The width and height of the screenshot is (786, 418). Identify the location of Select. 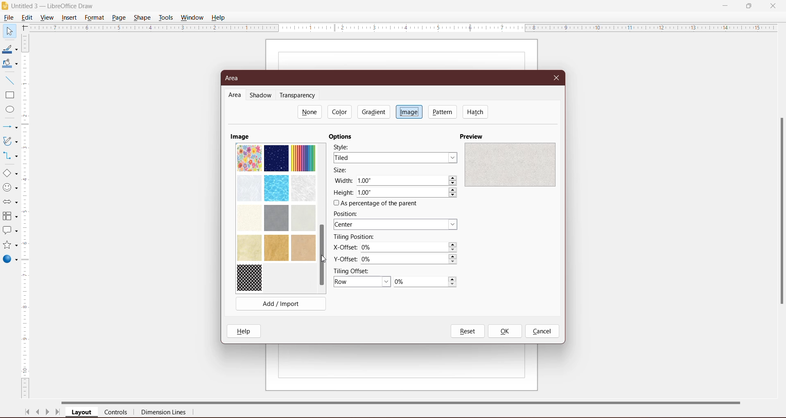
(9, 31).